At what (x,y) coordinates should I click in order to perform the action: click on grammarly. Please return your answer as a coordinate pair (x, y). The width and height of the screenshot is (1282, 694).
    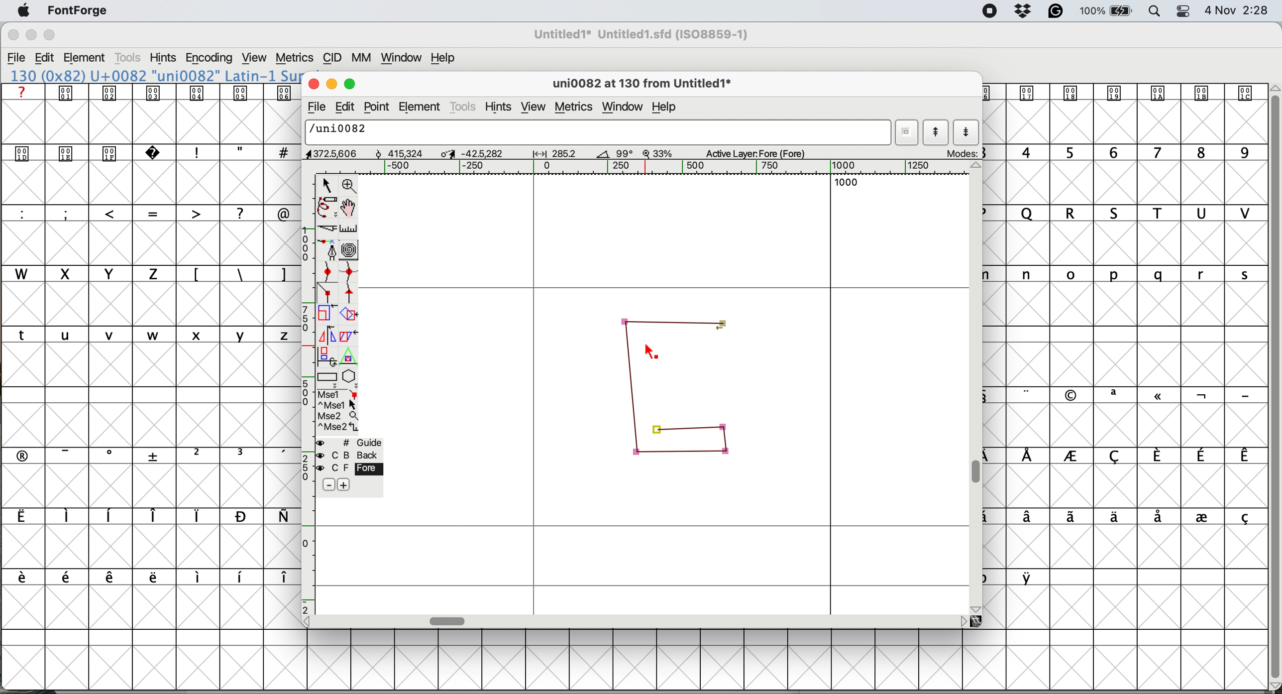
    Looking at the image, I should click on (1057, 12).